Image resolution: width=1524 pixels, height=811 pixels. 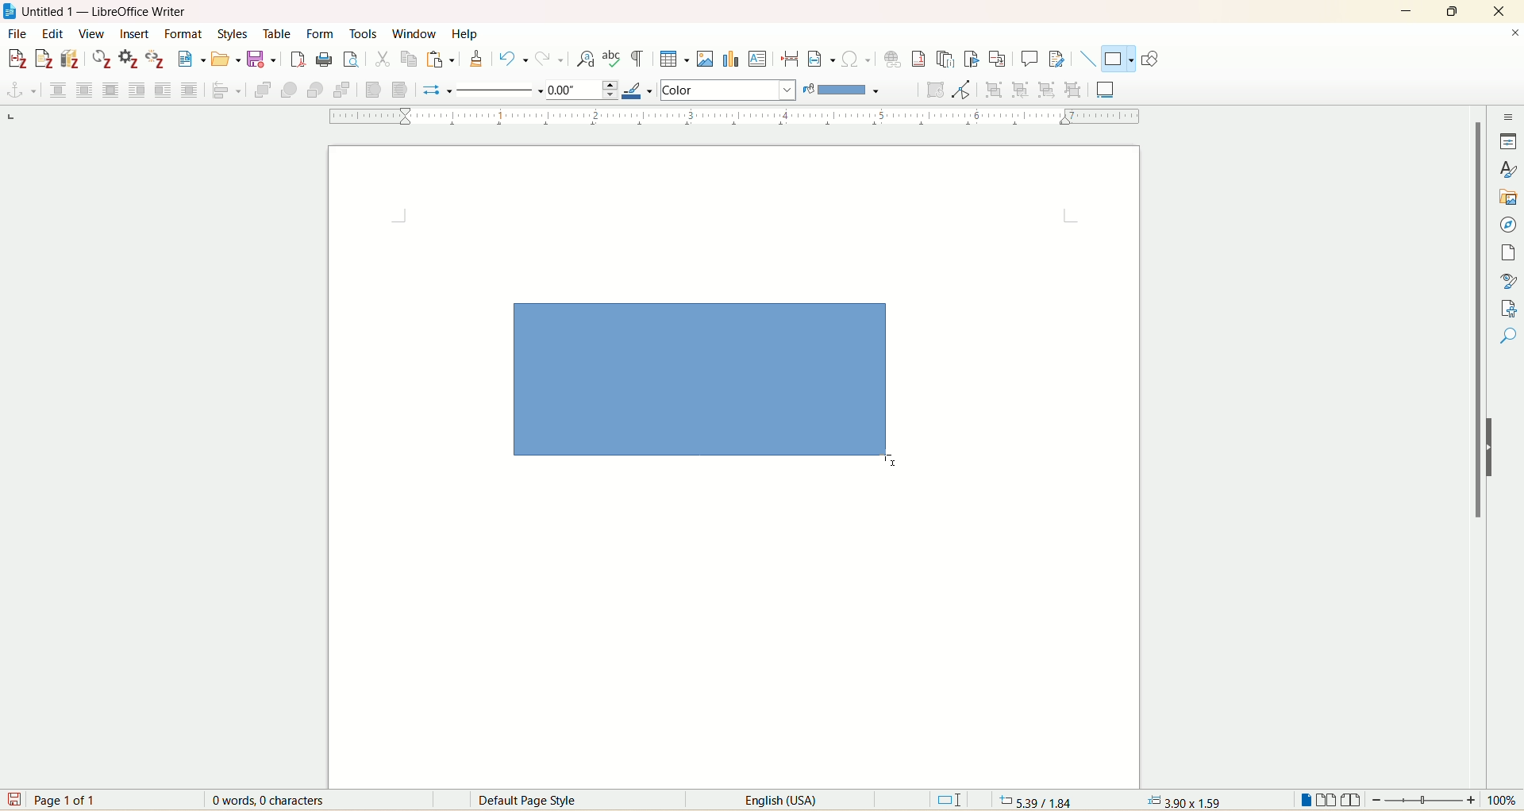 I want to click on close, so click(x=1497, y=12).